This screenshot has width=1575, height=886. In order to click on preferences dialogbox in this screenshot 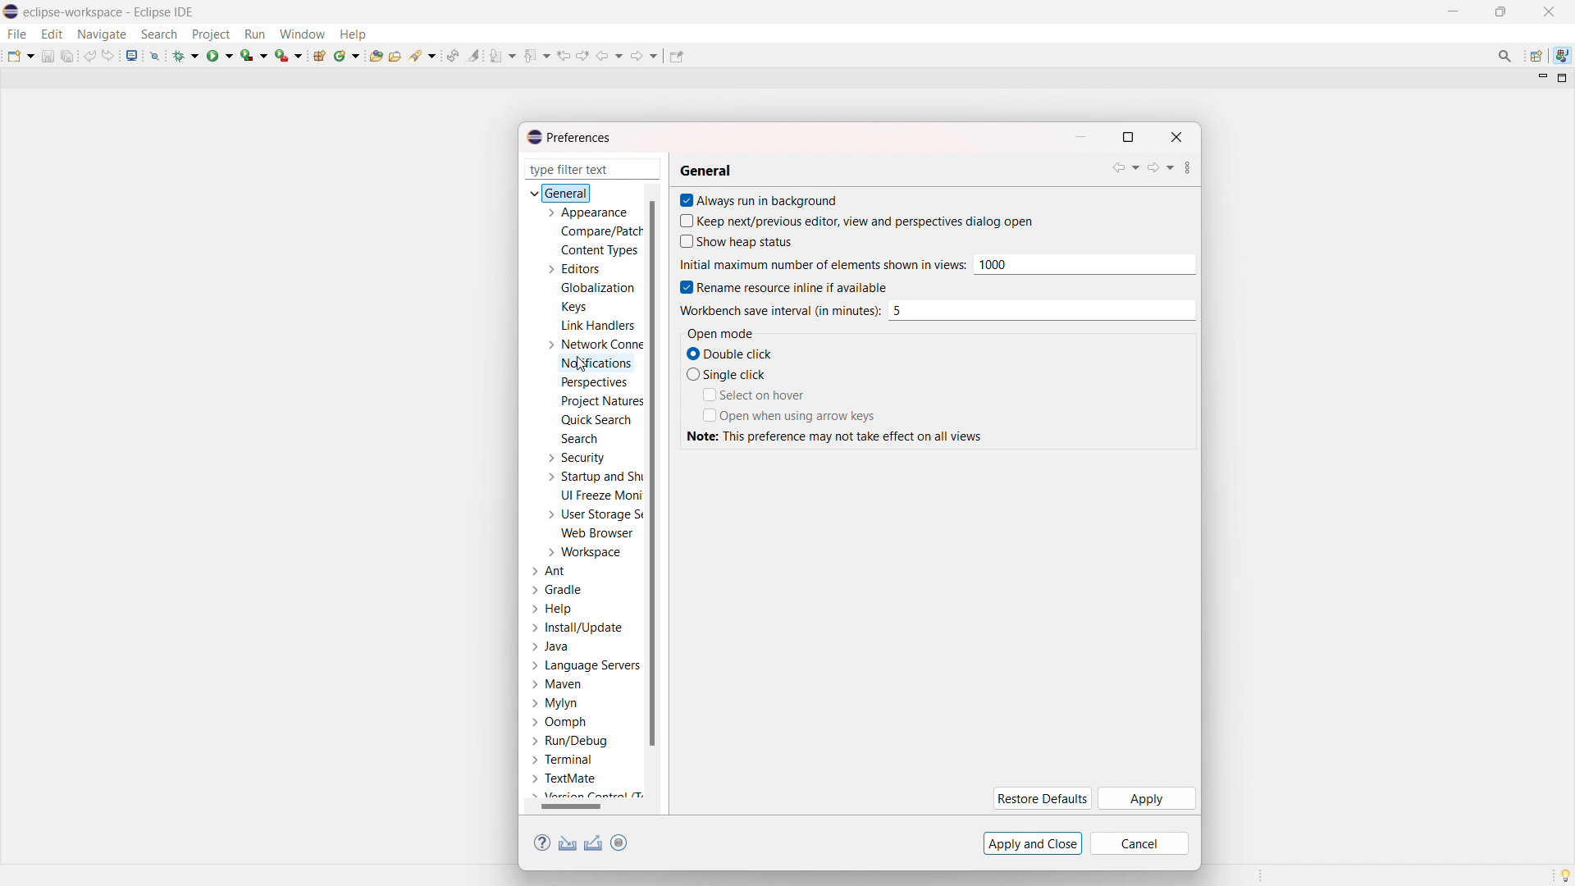, I will do `click(568, 137)`.